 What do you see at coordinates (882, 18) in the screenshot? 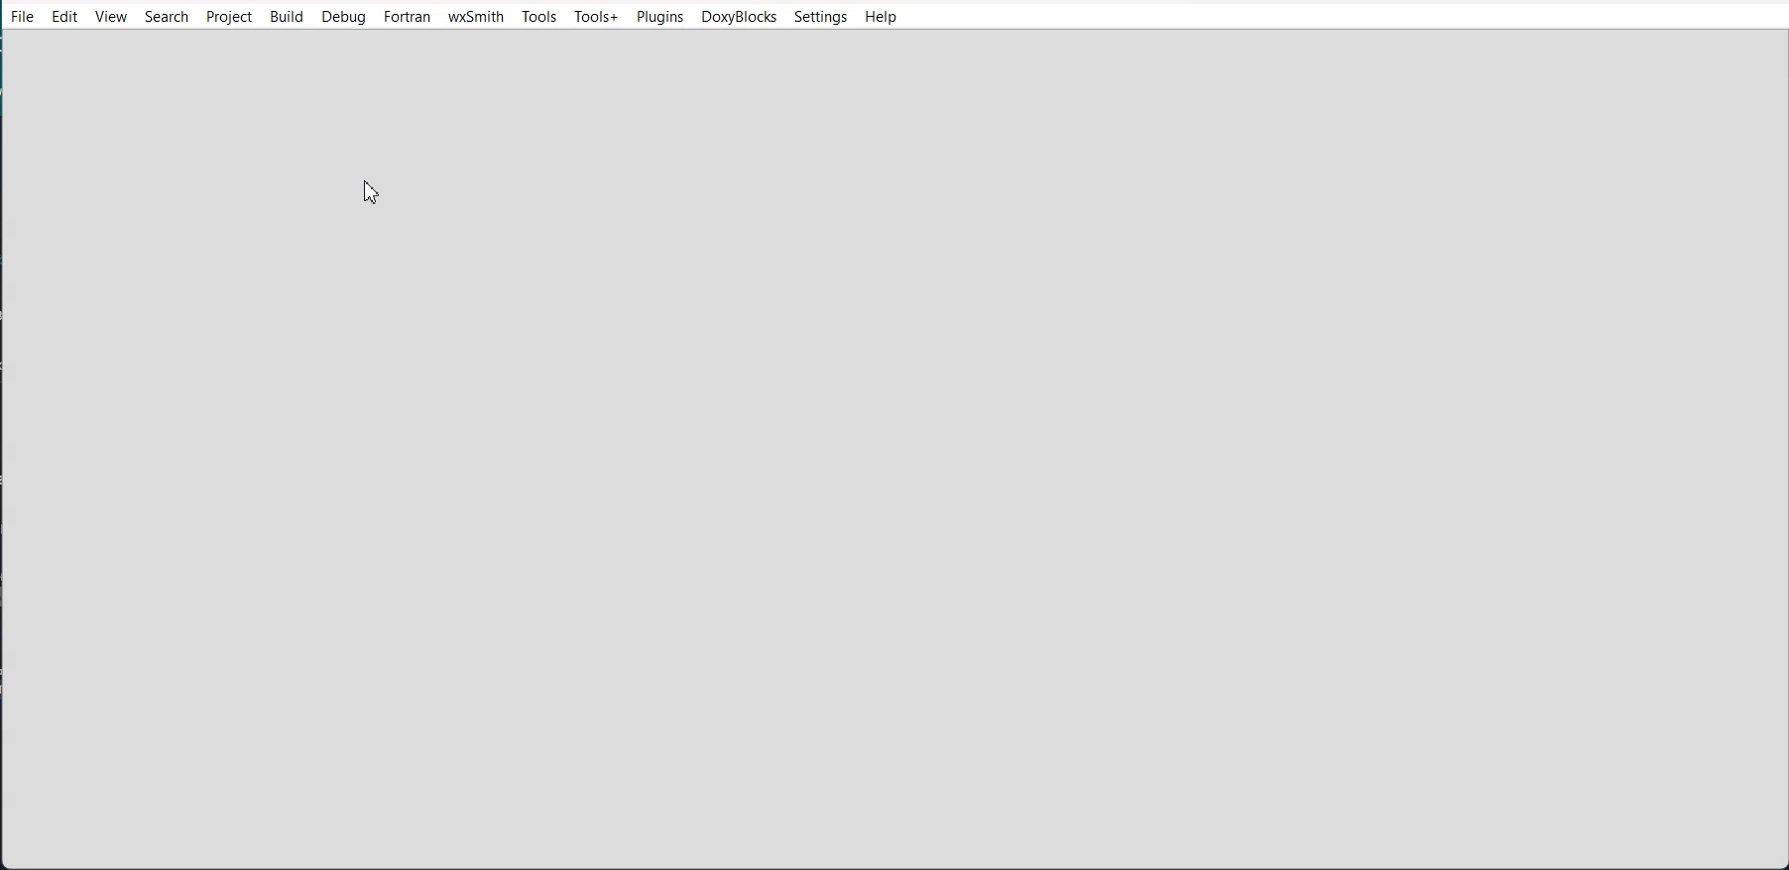
I see `Help` at bounding box center [882, 18].